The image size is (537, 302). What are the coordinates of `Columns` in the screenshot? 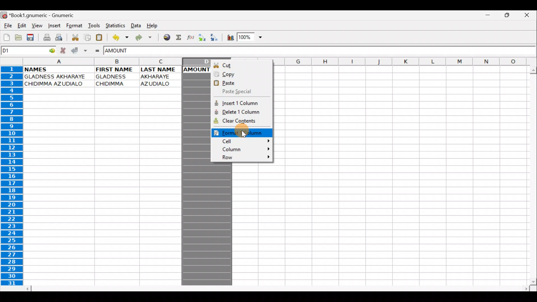 It's located at (116, 62).